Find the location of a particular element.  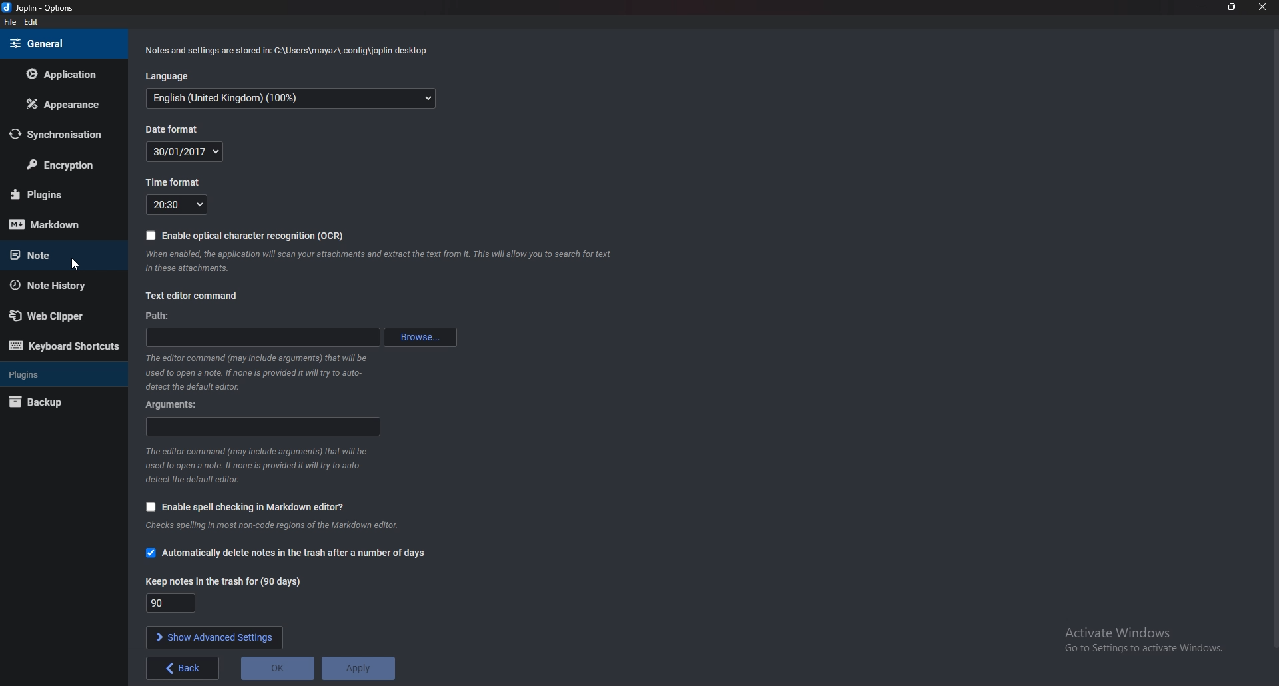

General is located at coordinates (55, 45).